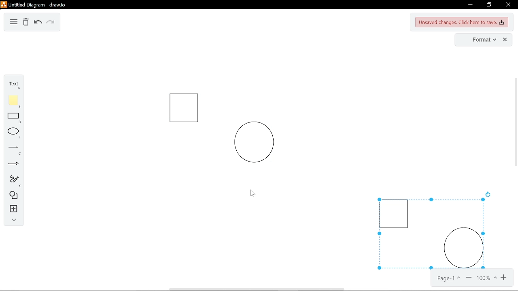 Image resolution: width=518 pixels, height=291 pixels. I want to click on ellipse, so click(13, 133).